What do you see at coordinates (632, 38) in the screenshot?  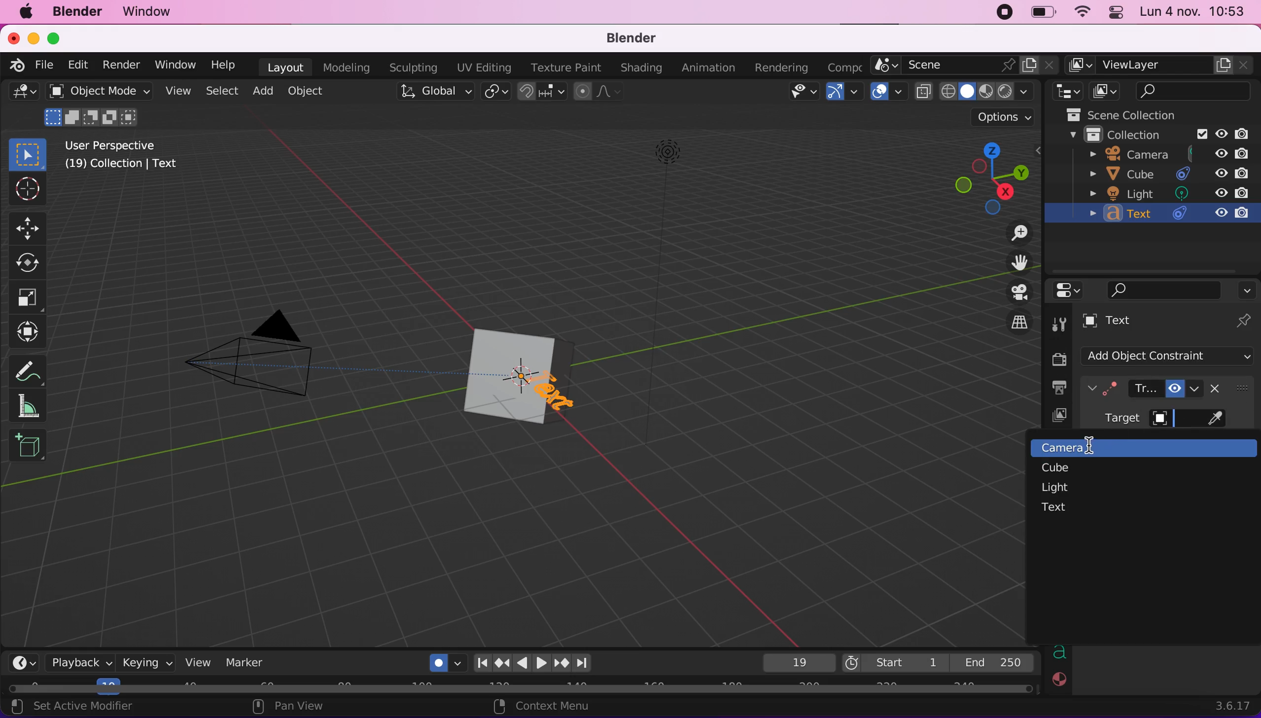 I see `blender` at bounding box center [632, 38].